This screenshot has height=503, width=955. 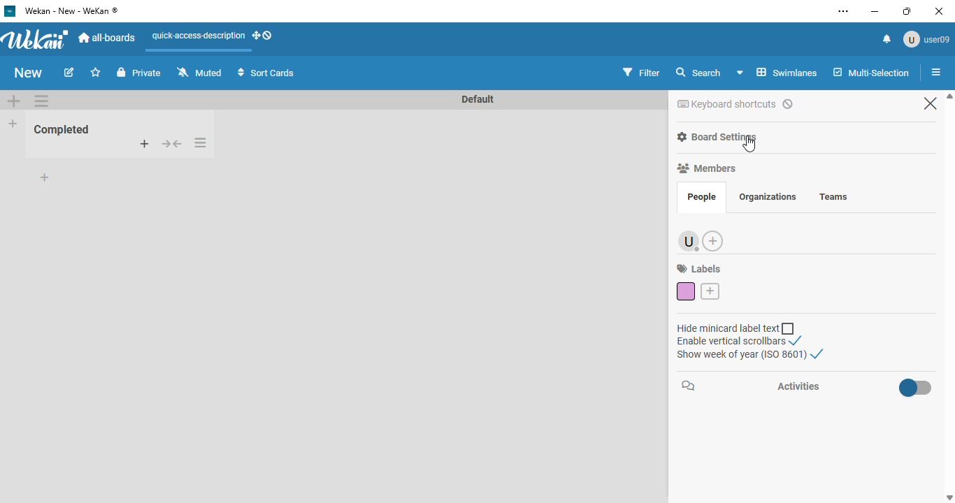 What do you see at coordinates (708, 168) in the screenshot?
I see `members` at bounding box center [708, 168].